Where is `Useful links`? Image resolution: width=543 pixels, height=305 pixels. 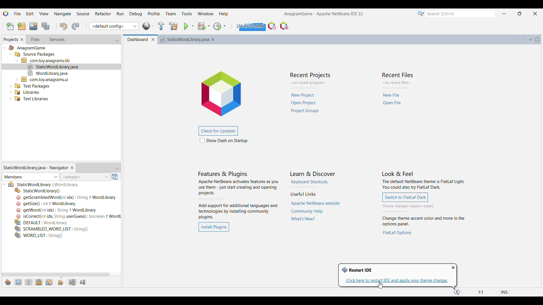 Useful links is located at coordinates (316, 212).